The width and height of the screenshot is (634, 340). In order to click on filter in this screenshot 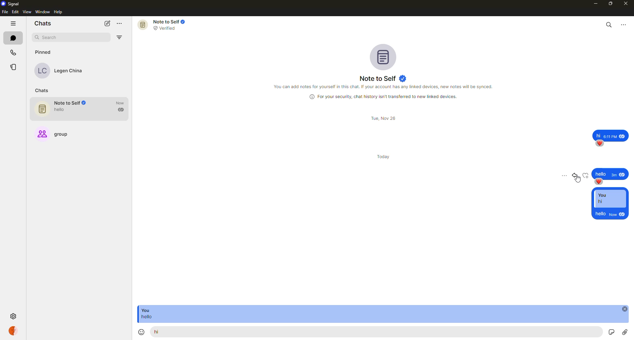, I will do `click(120, 38)`.